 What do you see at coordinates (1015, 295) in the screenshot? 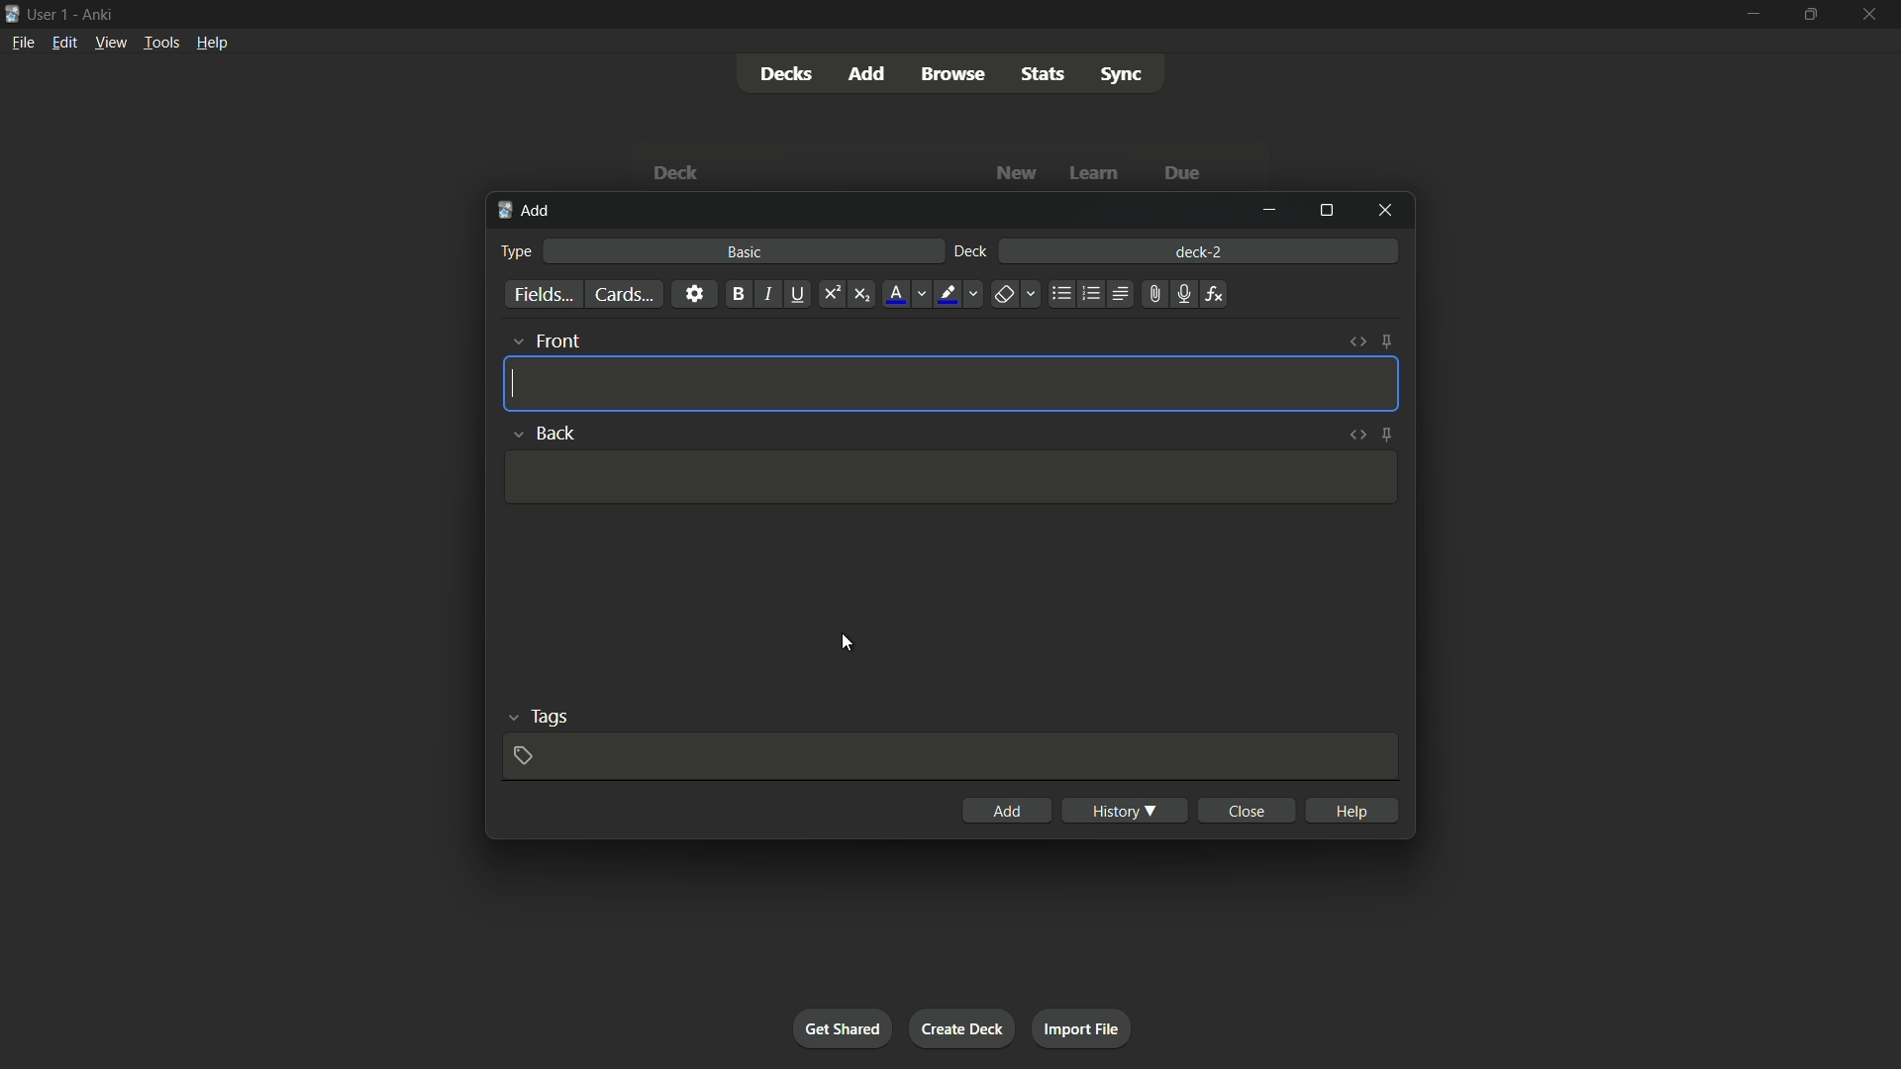
I see `remove formatting` at bounding box center [1015, 295].